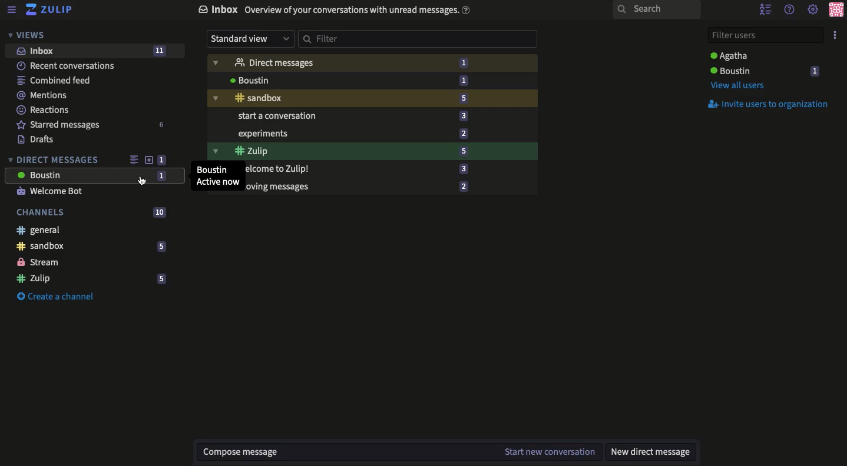 Image resolution: width=847 pixels, height=466 pixels. I want to click on Boustin active now, so click(217, 176).